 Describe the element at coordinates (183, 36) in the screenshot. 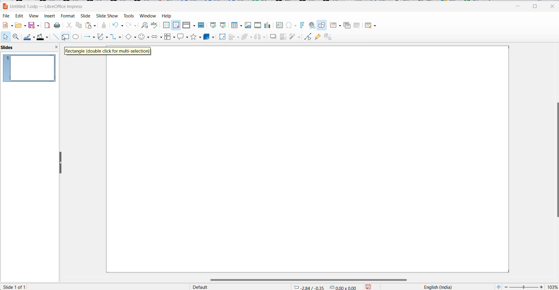

I see `callout shapes` at that location.